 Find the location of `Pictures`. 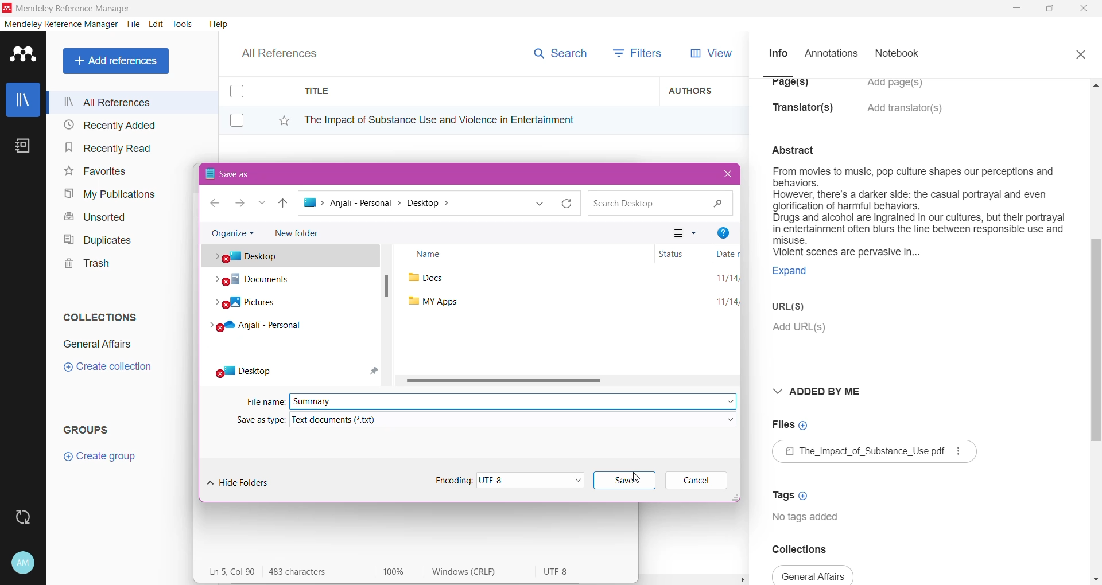

Pictures is located at coordinates (257, 305).